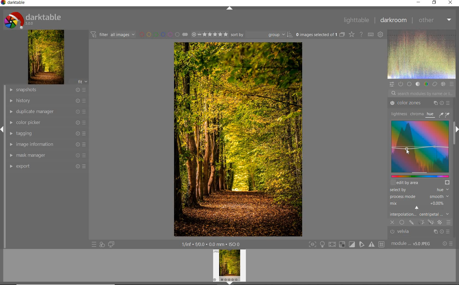  What do you see at coordinates (229, 8) in the screenshot?
I see `EXPAND/COLLAPSE` at bounding box center [229, 8].